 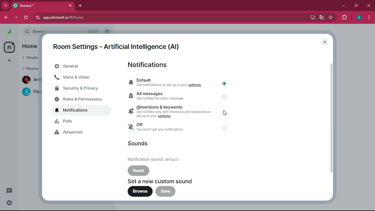 What do you see at coordinates (9, 203) in the screenshot?
I see `se` at bounding box center [9, 203].